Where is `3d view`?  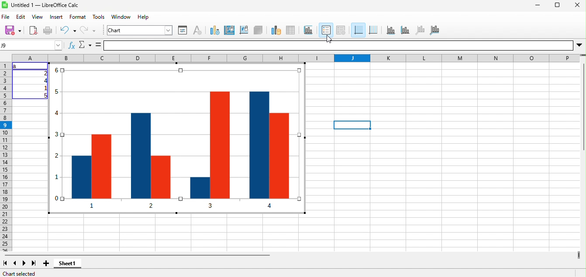
3d view is located at coordinates (259, 30).